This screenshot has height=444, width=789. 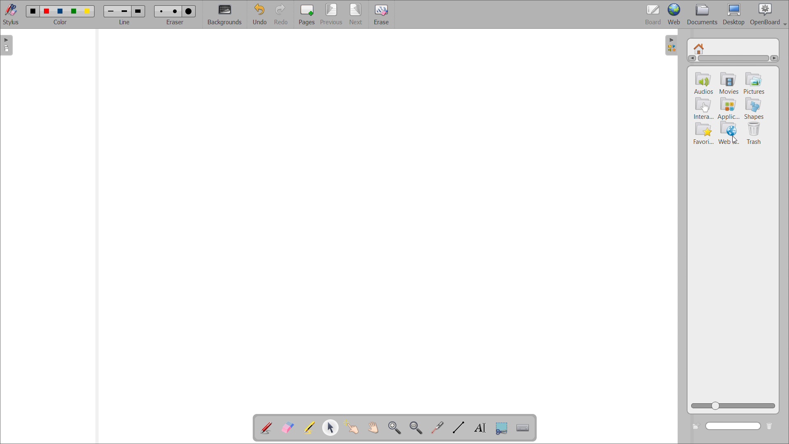 What do you see at coordinates (704, 134) in the screenshot?
I see `favorites` at bounding box center [704, 134].